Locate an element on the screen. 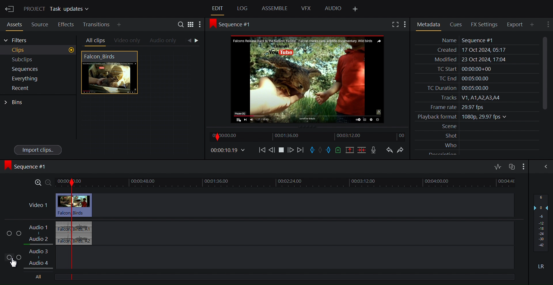 This screenshot has width=553, height=285. audio 1 is located at coordinates (84, 227).